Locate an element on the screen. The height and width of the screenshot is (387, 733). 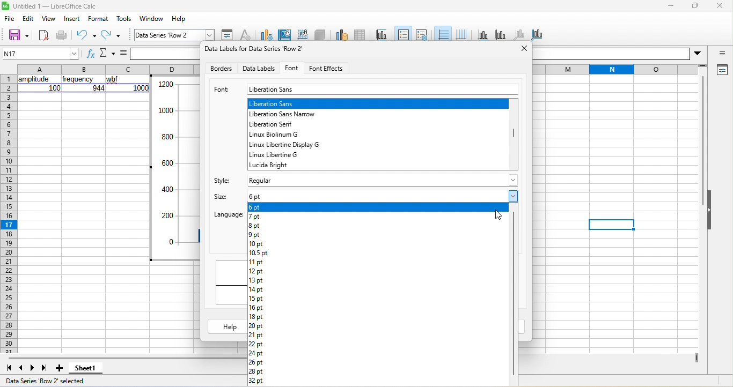
edit is located at coordinates (28, 19).